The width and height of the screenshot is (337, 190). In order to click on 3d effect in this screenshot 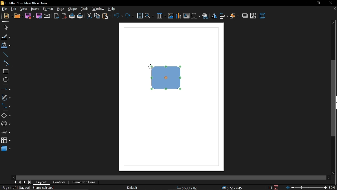, I will do `click(263, 16)`.